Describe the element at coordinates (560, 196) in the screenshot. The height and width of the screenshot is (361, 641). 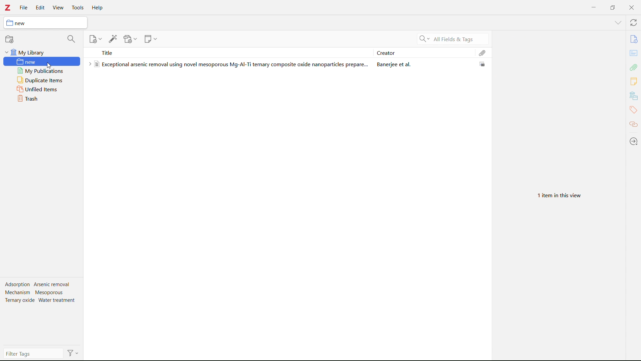
I see `2 items in the view` at that location.